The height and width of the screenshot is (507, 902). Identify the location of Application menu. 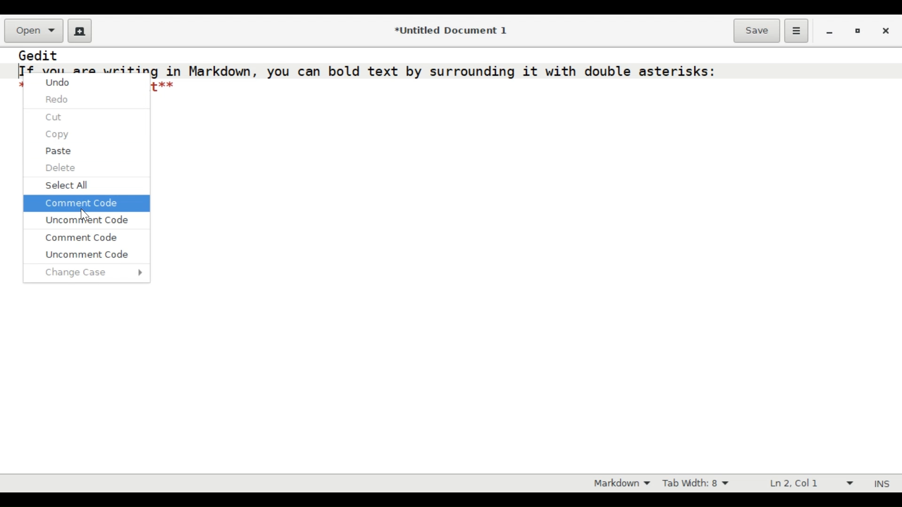
(796, 30).